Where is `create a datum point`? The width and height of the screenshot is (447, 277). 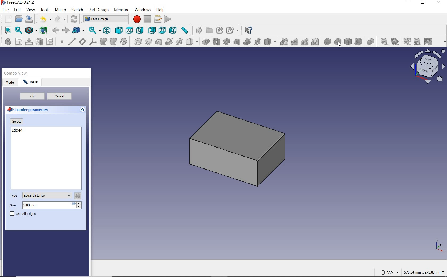 create a datum point is located at coordinates (62, 42).